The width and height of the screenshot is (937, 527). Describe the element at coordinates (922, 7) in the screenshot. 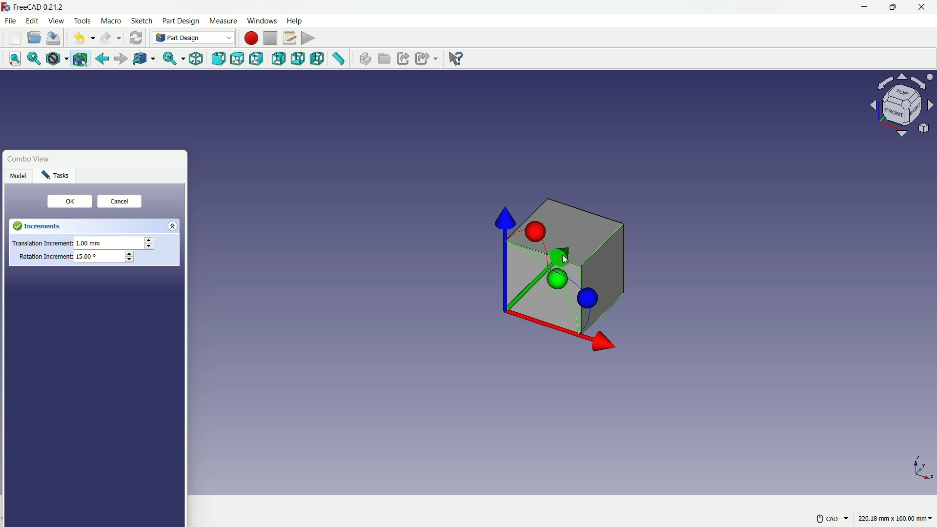

I see `close app` at that location.